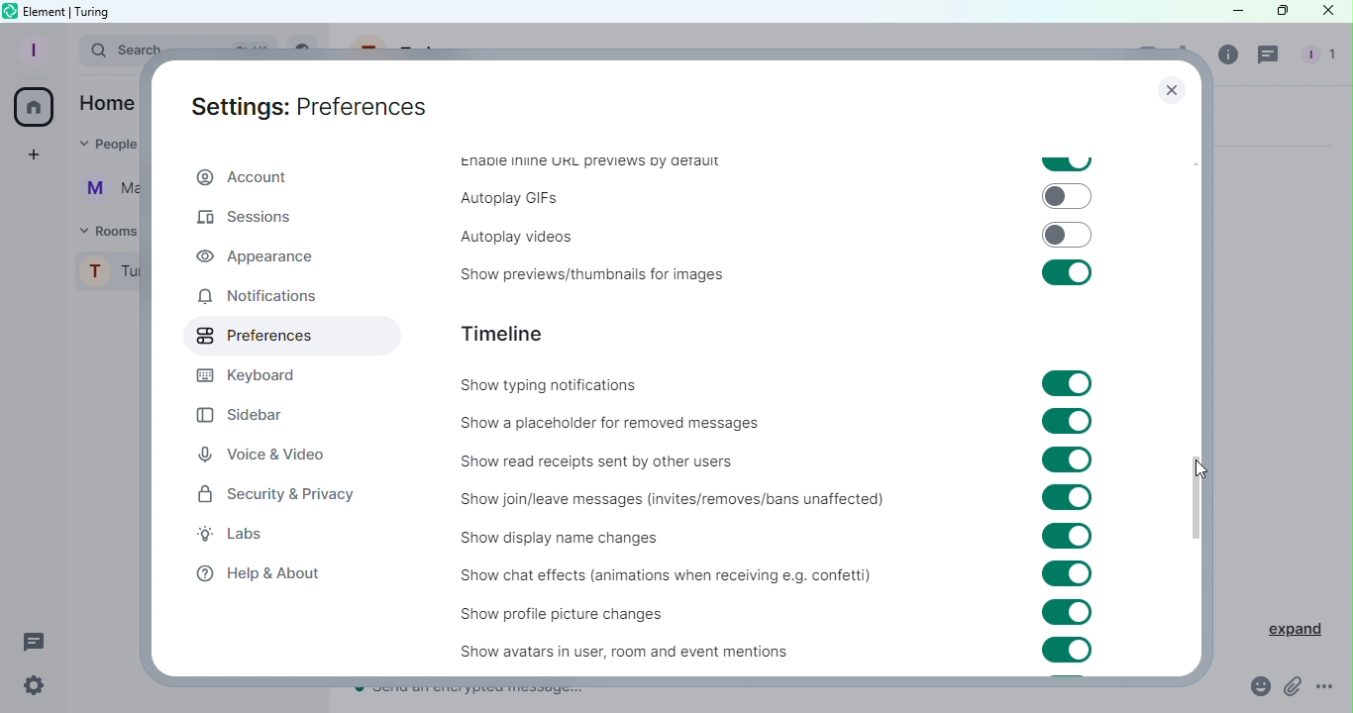 The height and width of the screenshot is (713, 1353). Describe the element at coordinates (105, 230) in the screenshot. I see `Rooms` at that location.